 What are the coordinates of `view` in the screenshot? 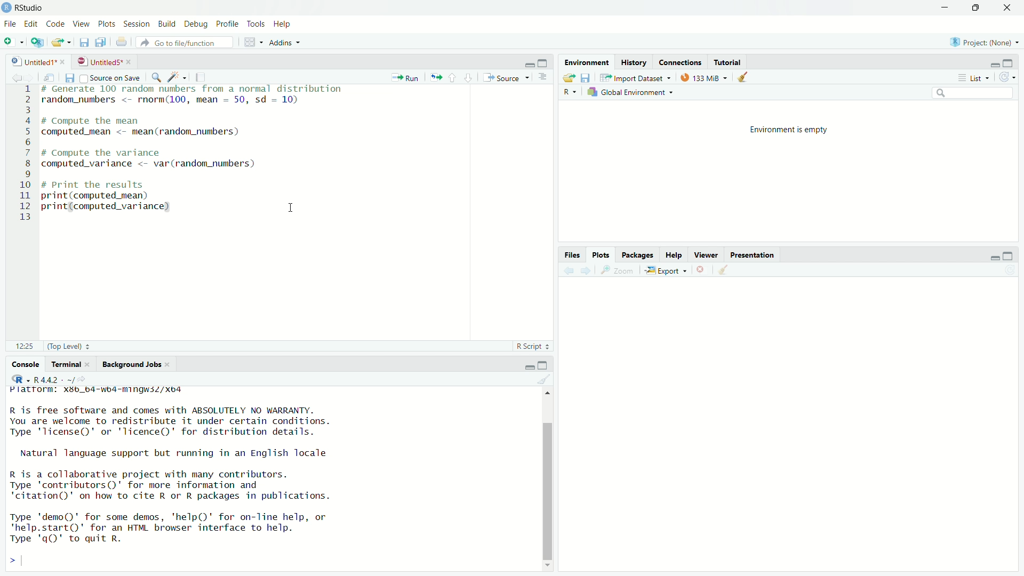 It's located at (83, 25).